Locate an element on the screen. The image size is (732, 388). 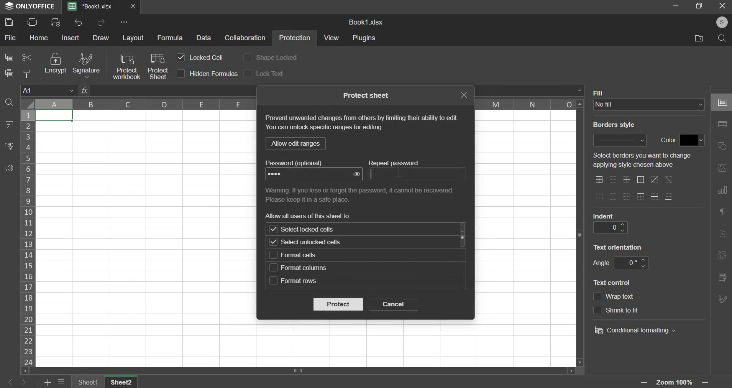
print is located at coordinates (33, 21).